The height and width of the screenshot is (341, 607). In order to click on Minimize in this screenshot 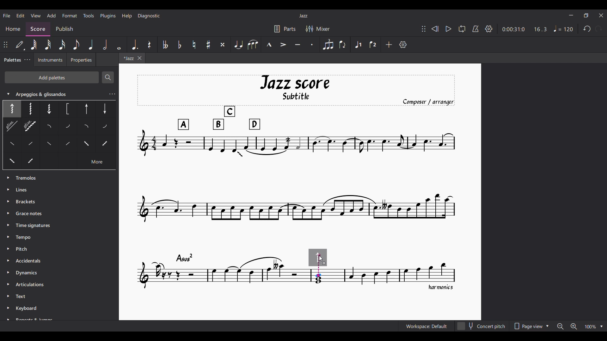, I will do `click(571, 15)`.